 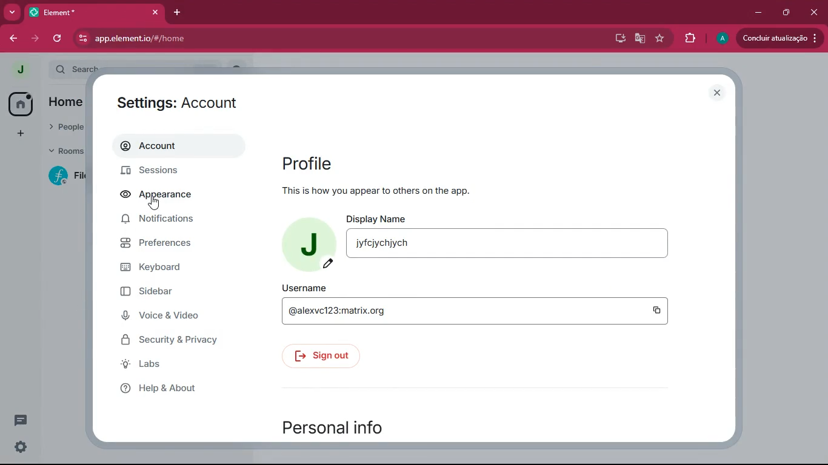 What do you see at coordinates (168, 269) in the screenshot?
I see `keyboard` at bounding box center [168, 269].